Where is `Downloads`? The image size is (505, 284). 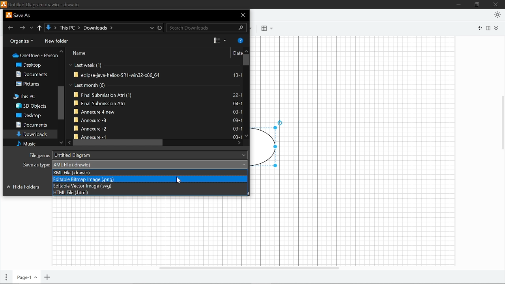
Downloads is located at coordinates (32, 135).